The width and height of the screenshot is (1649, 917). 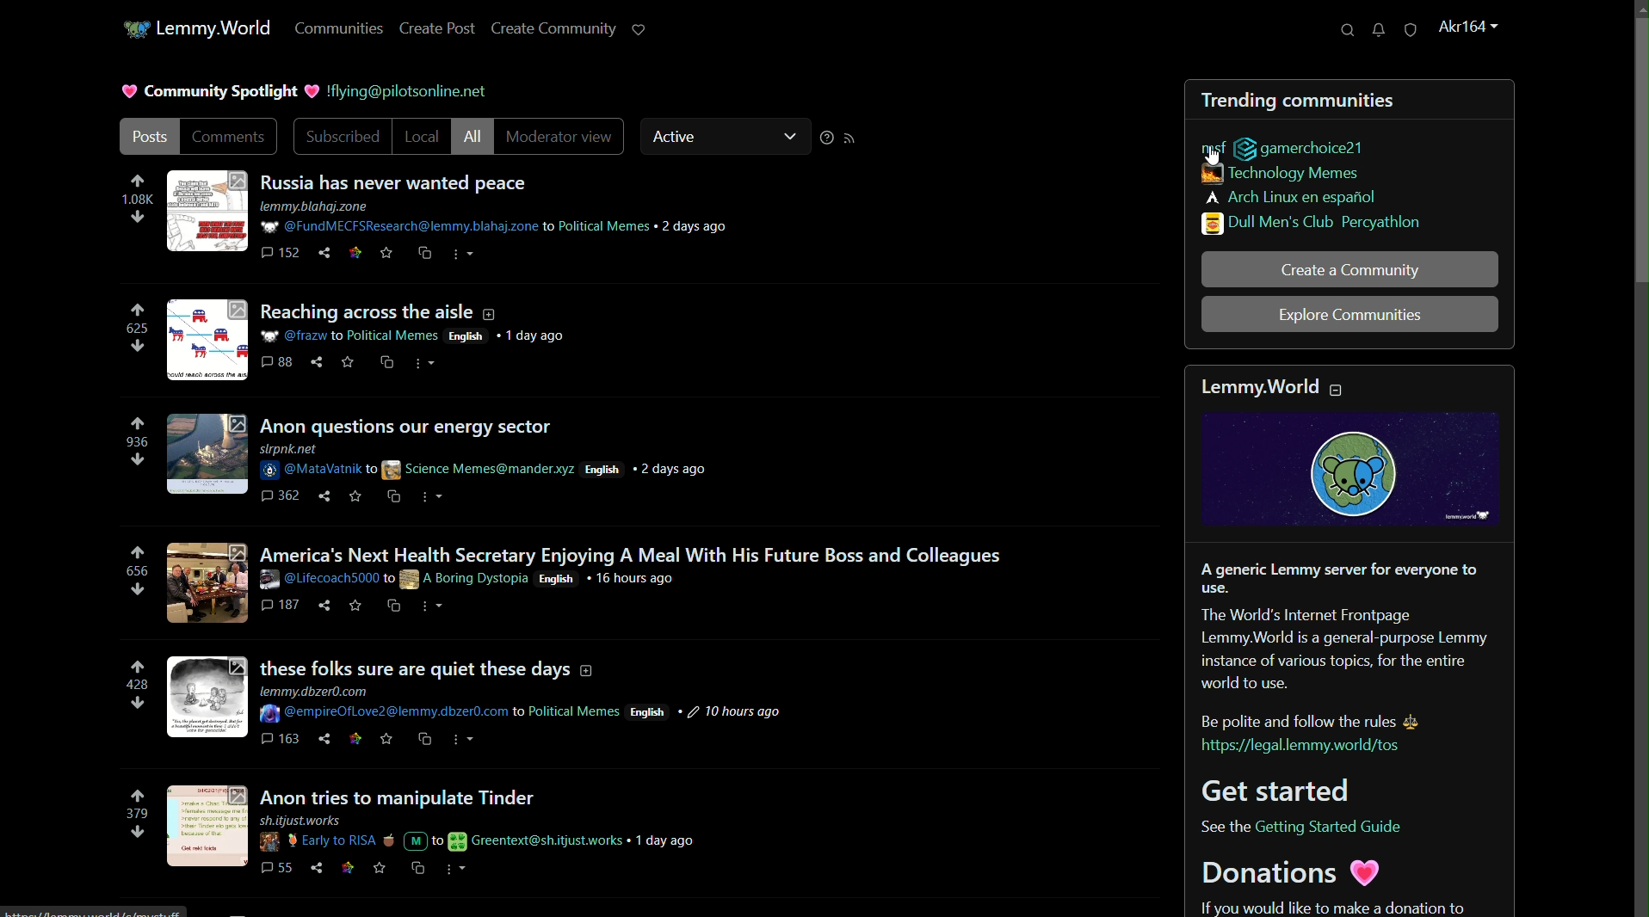 What do you see at coordinates (133, 572) in the screenshot?
I see `number of votes` at bounding box center [133, 572].